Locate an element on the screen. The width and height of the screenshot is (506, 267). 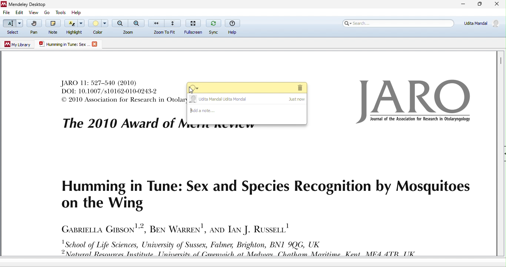
add a note is located at coordinates (248, 115).